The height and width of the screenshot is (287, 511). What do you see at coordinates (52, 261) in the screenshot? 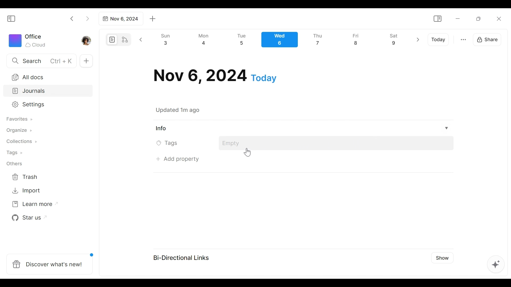
I see `Discover what's new` at bounding box center [52, 261].